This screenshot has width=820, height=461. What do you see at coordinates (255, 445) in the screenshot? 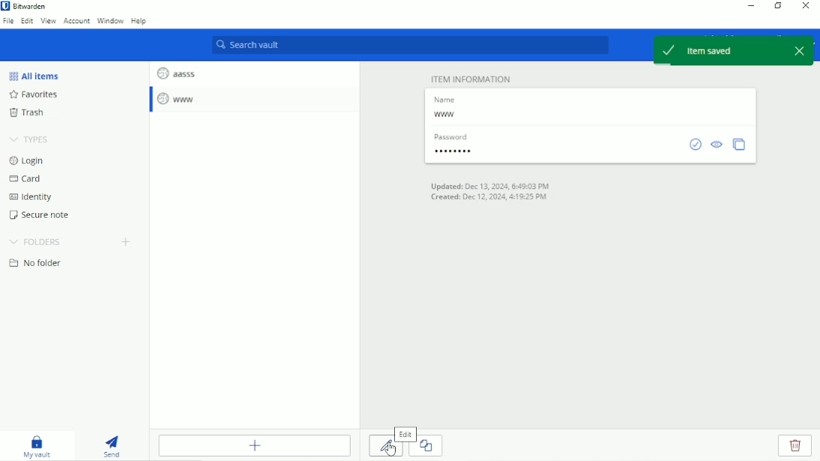
I see `Add item` at bounding box center [255, 445].